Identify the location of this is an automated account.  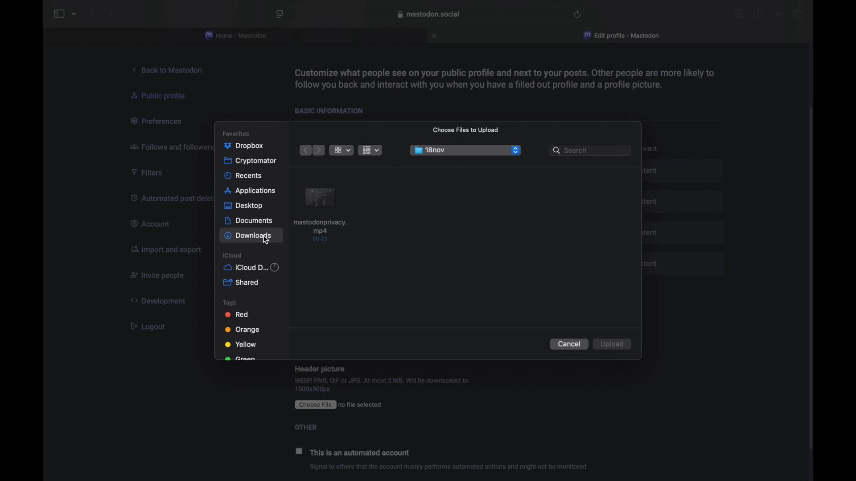
(363, 453).